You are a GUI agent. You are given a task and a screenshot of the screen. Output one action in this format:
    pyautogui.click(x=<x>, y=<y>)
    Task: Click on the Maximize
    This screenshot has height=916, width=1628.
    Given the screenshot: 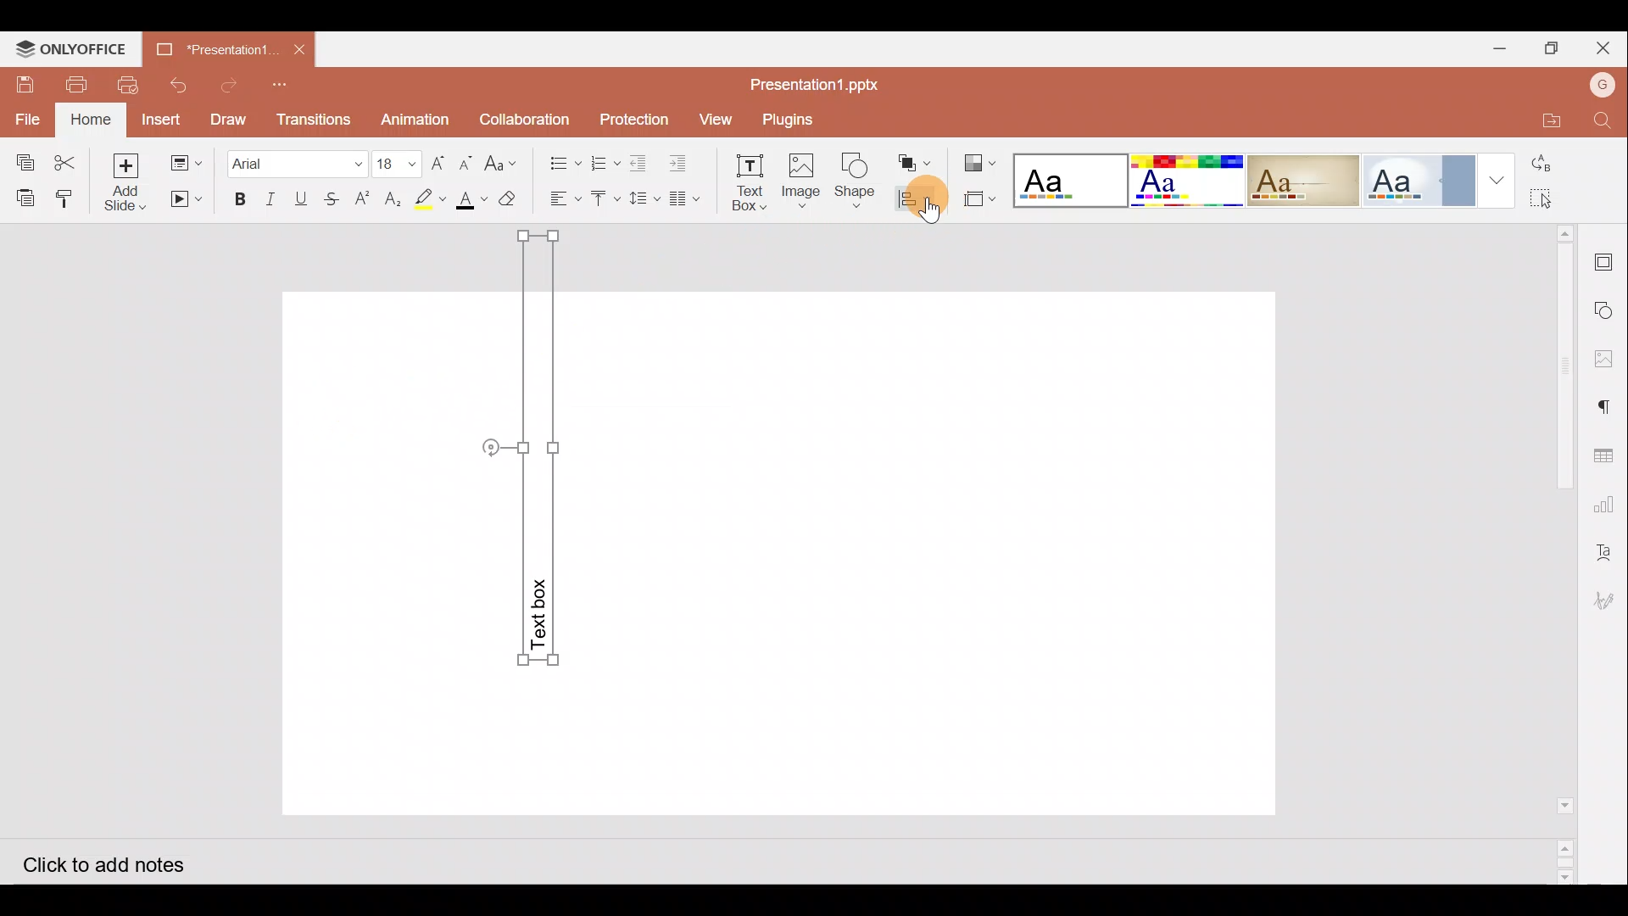 What is the action you would take?
    pyautogui.click(x=1556, y=47)
    